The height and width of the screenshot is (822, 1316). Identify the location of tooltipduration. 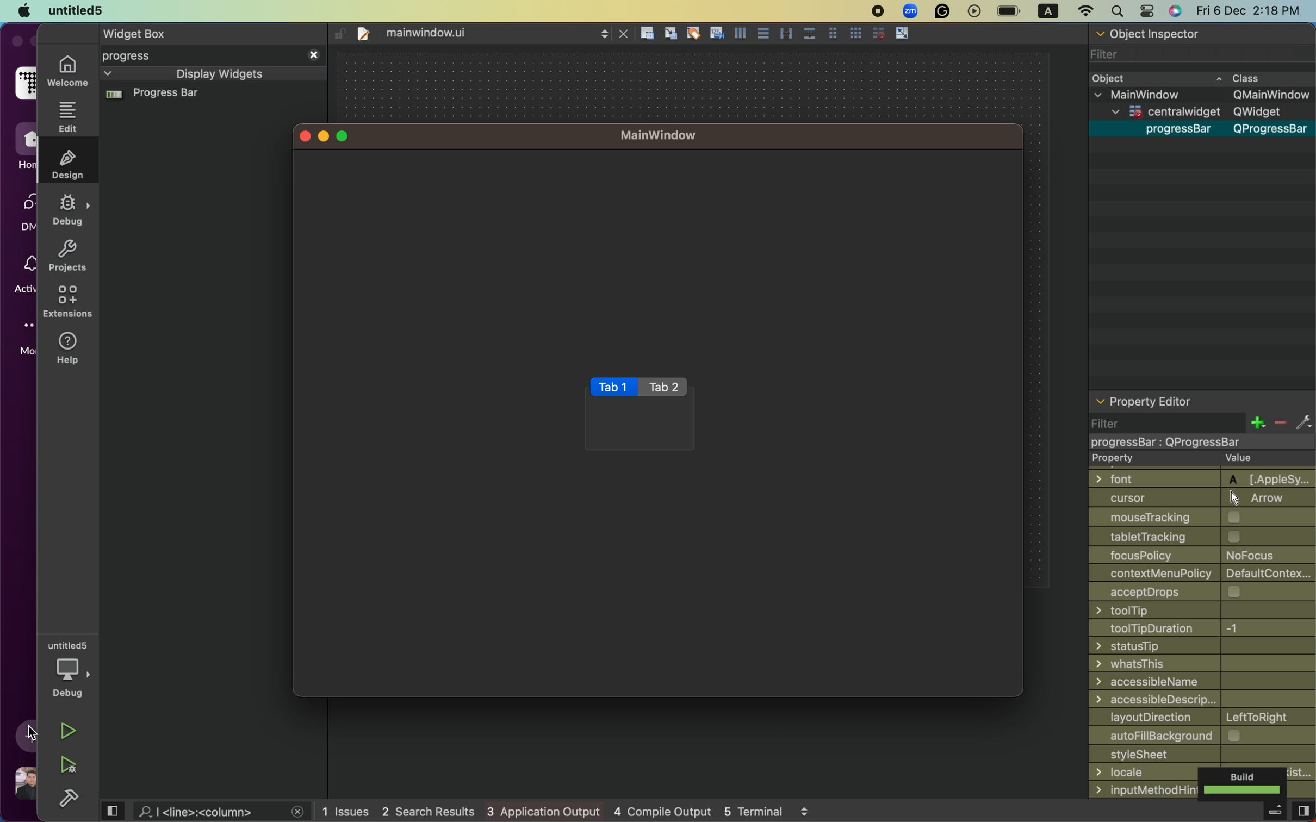
(1202, 630).